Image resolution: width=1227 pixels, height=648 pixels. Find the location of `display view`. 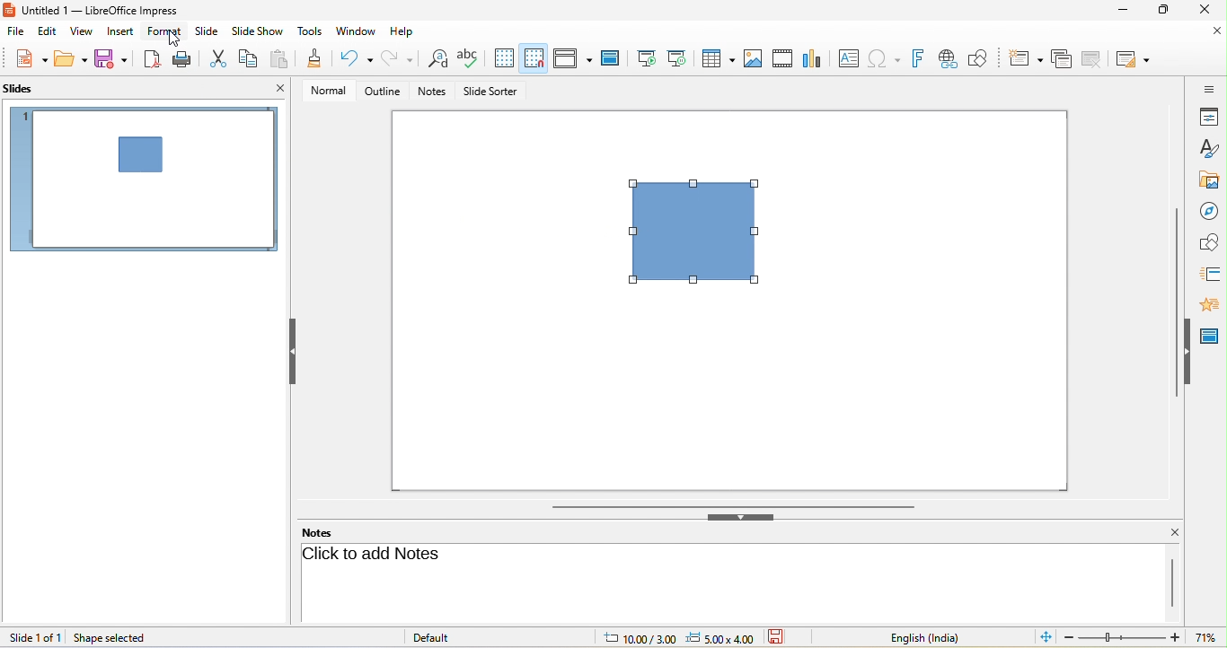

display view is located at coordinates (572, 57).